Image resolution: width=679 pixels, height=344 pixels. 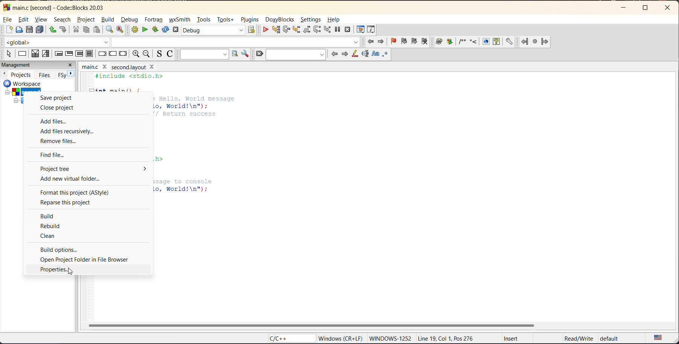 What do you see at coordinates (62, 142) in the screenshot?
I see `remove files` at bounding box center [62, 142].